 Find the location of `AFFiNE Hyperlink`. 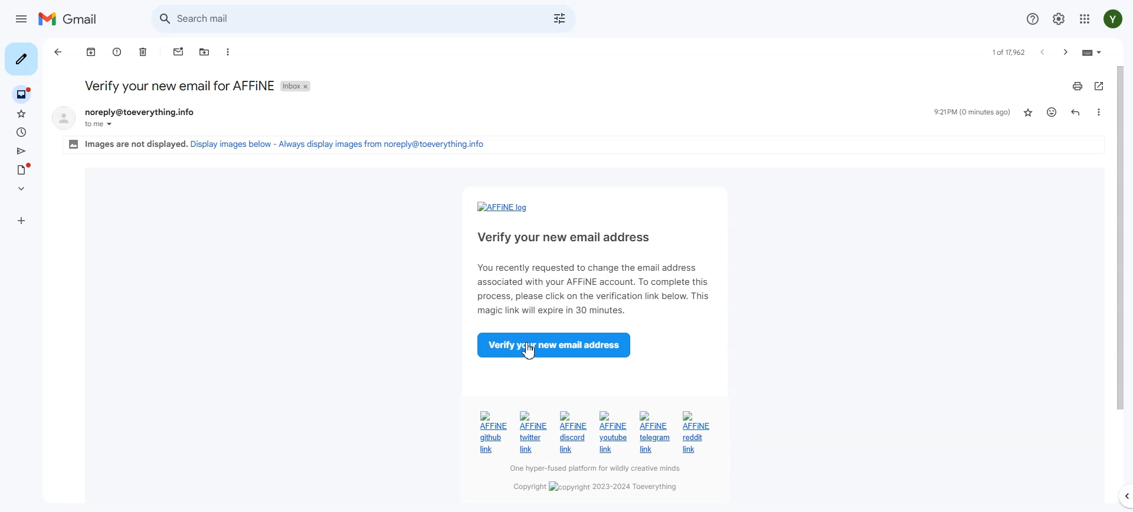

AFFiNE Hyperlink is located at coordinates (503, 208).